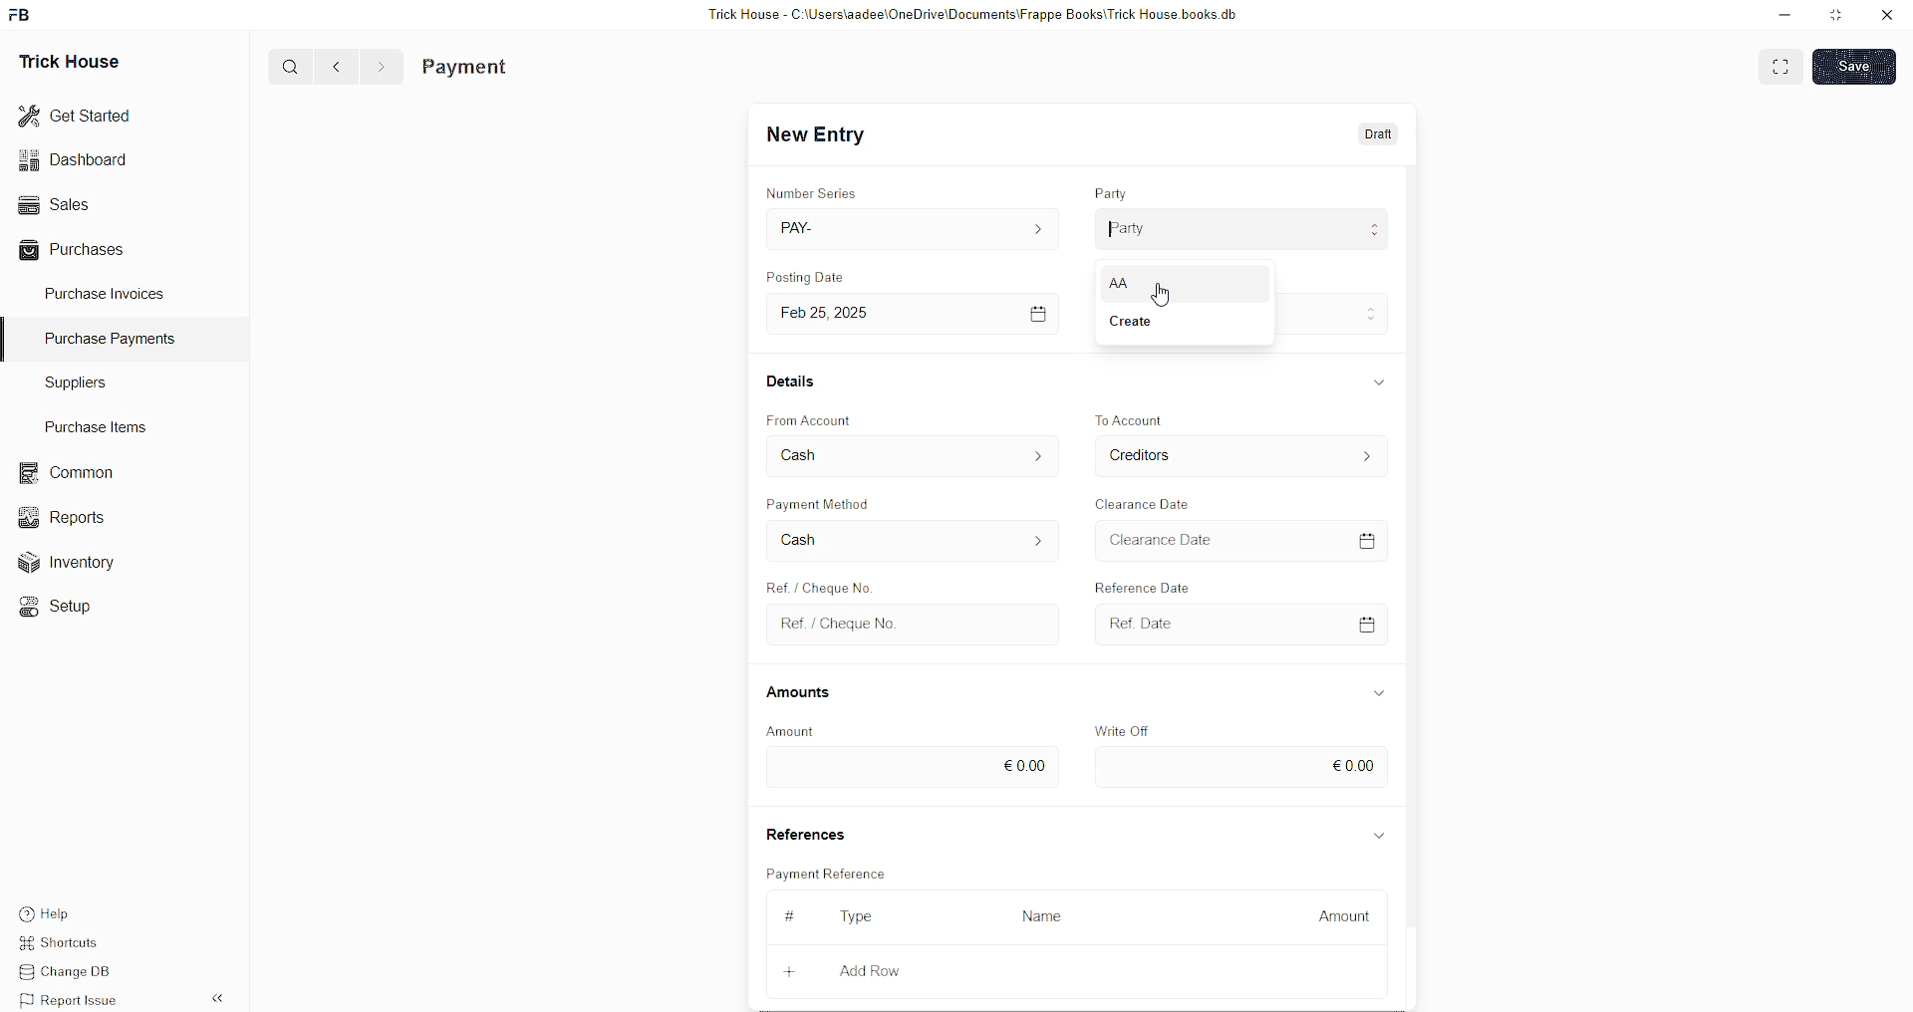 The image size is (1913, 1012). What do you see at coordinates (106, 339) in the screenshot?
I see `Purchase PaymenTS` at bounding box center [106, 339].